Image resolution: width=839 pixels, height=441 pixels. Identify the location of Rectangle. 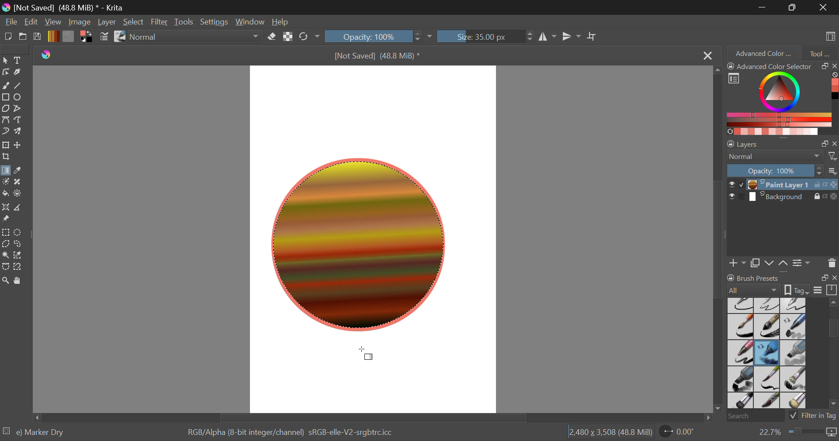
(5, 97).